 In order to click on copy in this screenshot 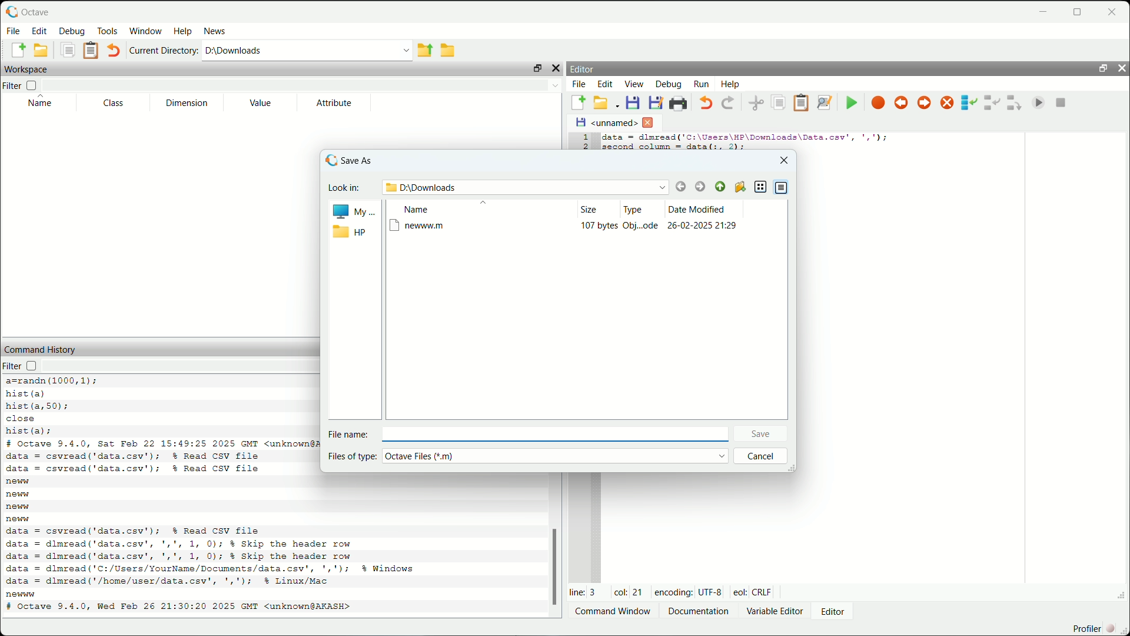, I will do `click(780, 104)`.